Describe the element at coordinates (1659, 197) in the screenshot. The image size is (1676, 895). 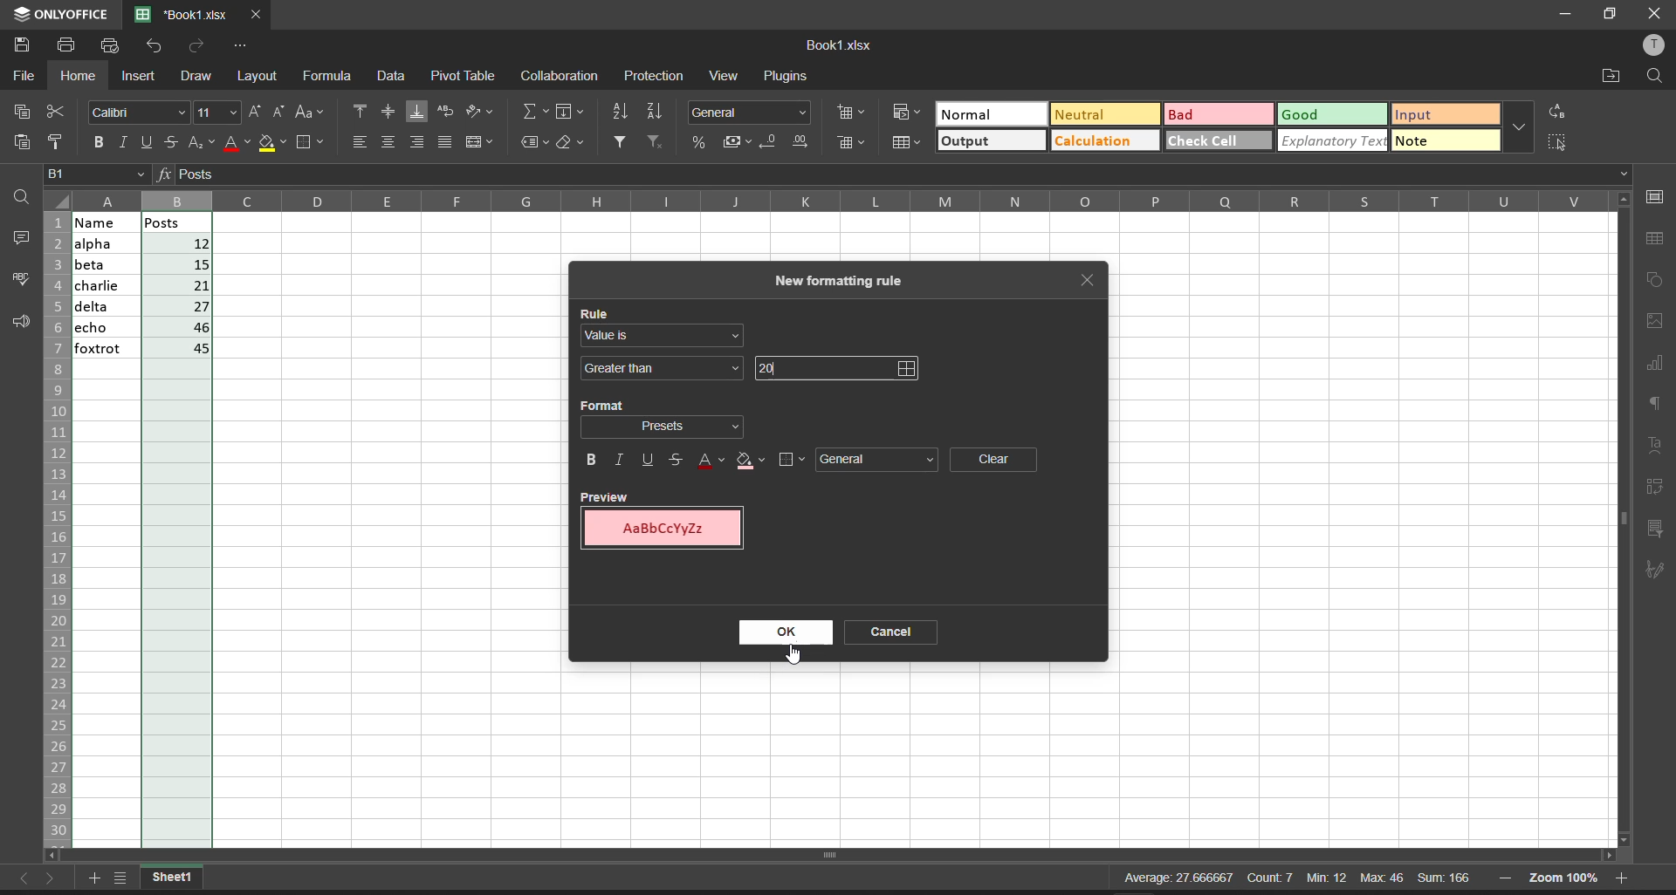
I see `cell settings` at that location.